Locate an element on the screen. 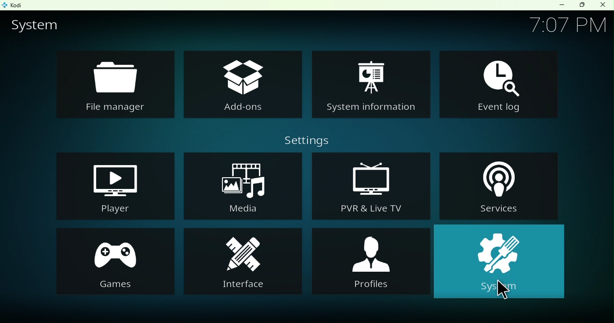  Kodi icon is located at coordinates (14, 5).